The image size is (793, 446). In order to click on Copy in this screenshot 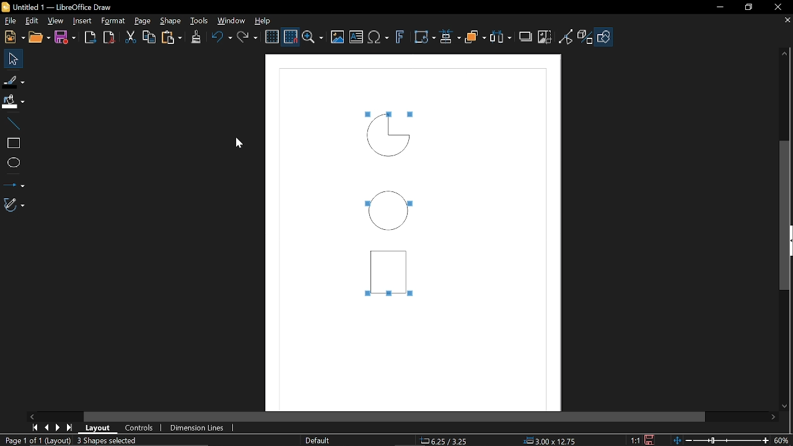, I will do `click(151, 37)`.